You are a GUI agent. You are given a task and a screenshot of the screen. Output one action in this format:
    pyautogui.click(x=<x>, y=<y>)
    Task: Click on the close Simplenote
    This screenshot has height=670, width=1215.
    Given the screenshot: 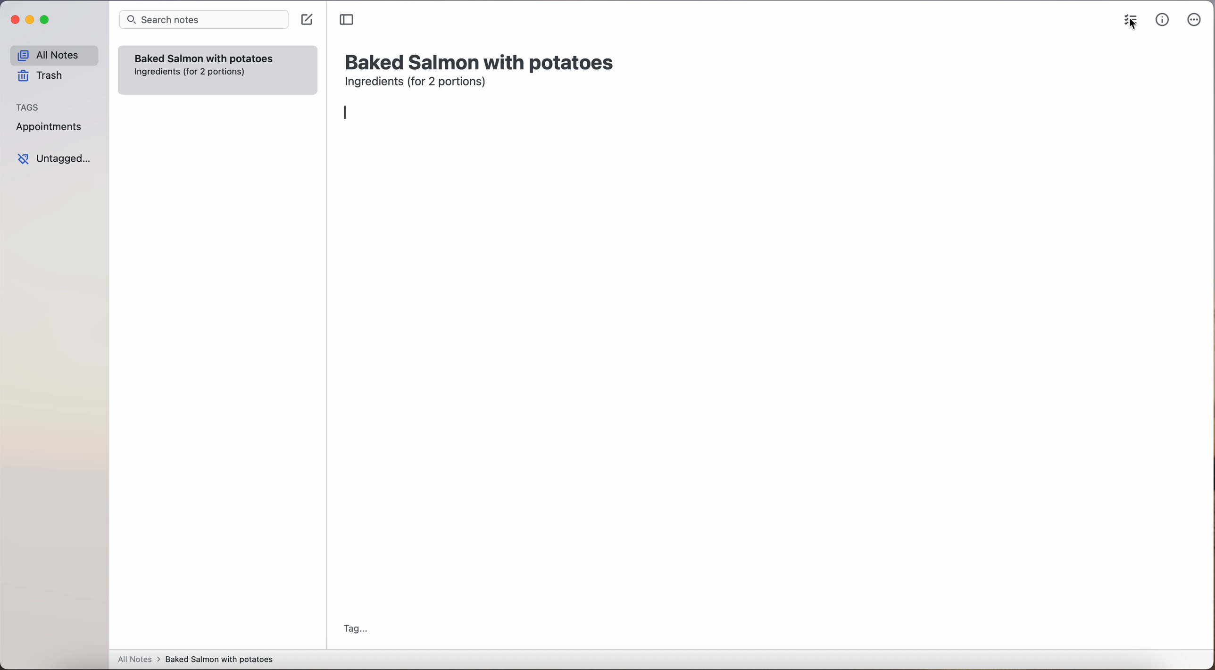 What is the action you would take?
    pyautogui.click(x=14, y=20)
    